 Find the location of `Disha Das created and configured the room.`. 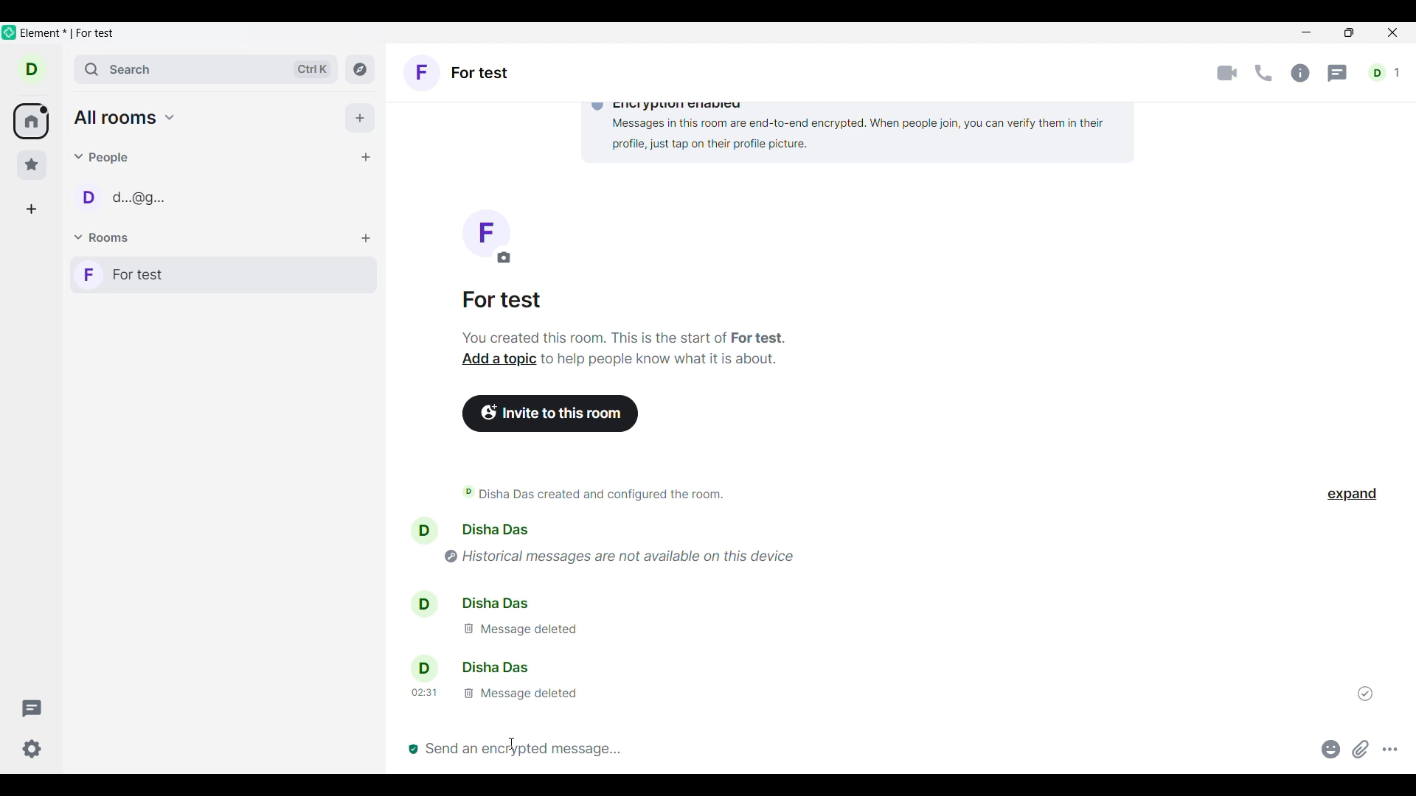

Disha Das created and configured the room. is located at coordinates (605, 494).